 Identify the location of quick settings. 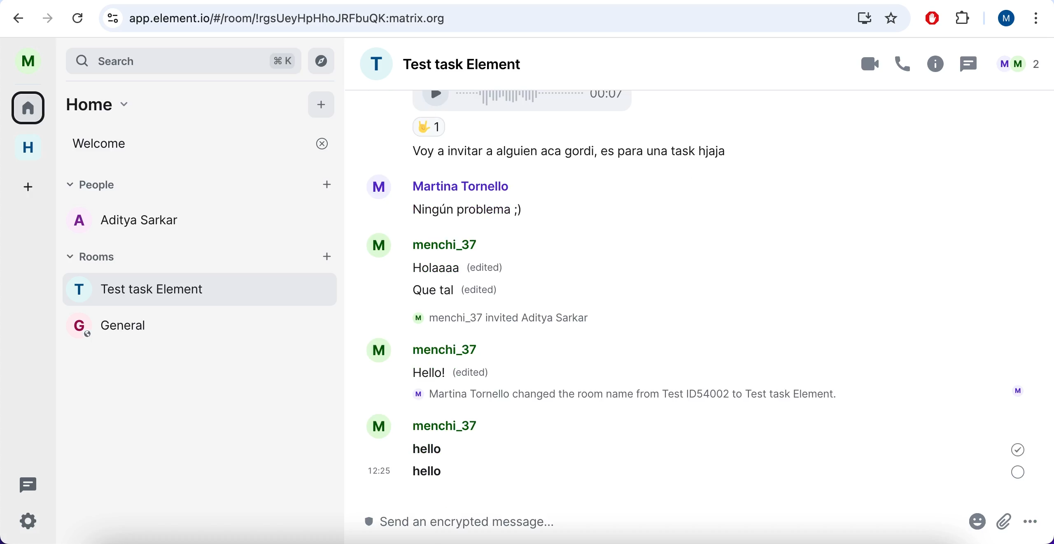
(34, 524).